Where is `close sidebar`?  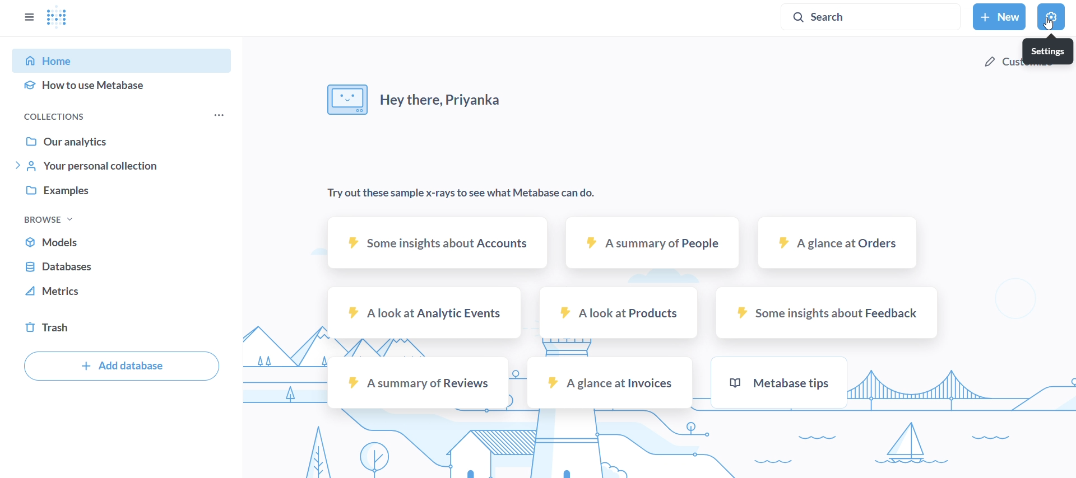 close sidebar is located at coordinates (27, 18).